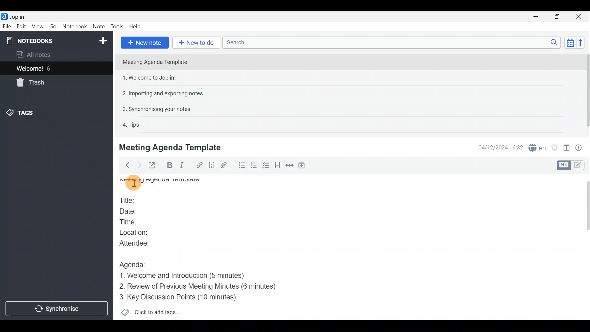 The height and width of the screenshot is (332, 590). What do you see at coordinates (498, 147) in the screenshot?
I see `04/12/2024 16:32` at bounding box center [498, 147].